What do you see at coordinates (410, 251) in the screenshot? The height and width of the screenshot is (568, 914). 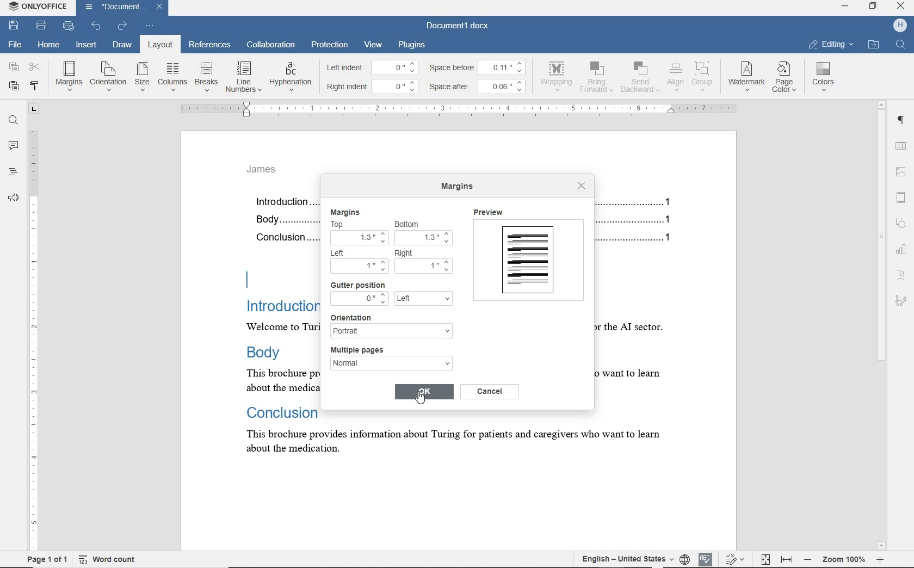 I see `right` at bounding box center [410, 251].